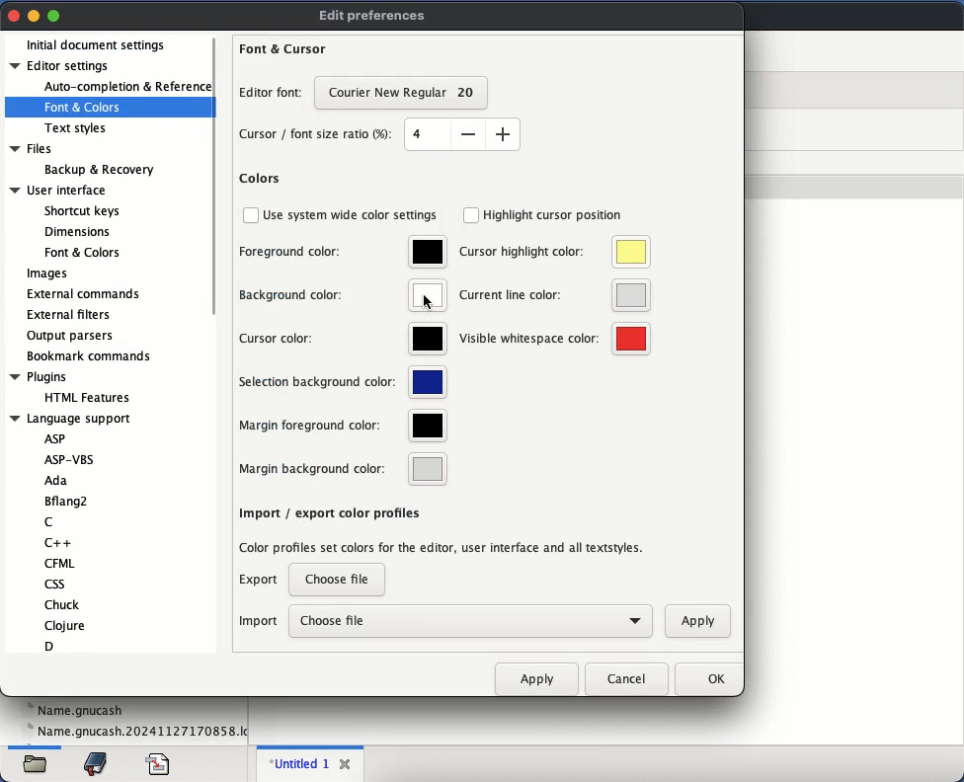  I want to click on D, so click(53, 647).